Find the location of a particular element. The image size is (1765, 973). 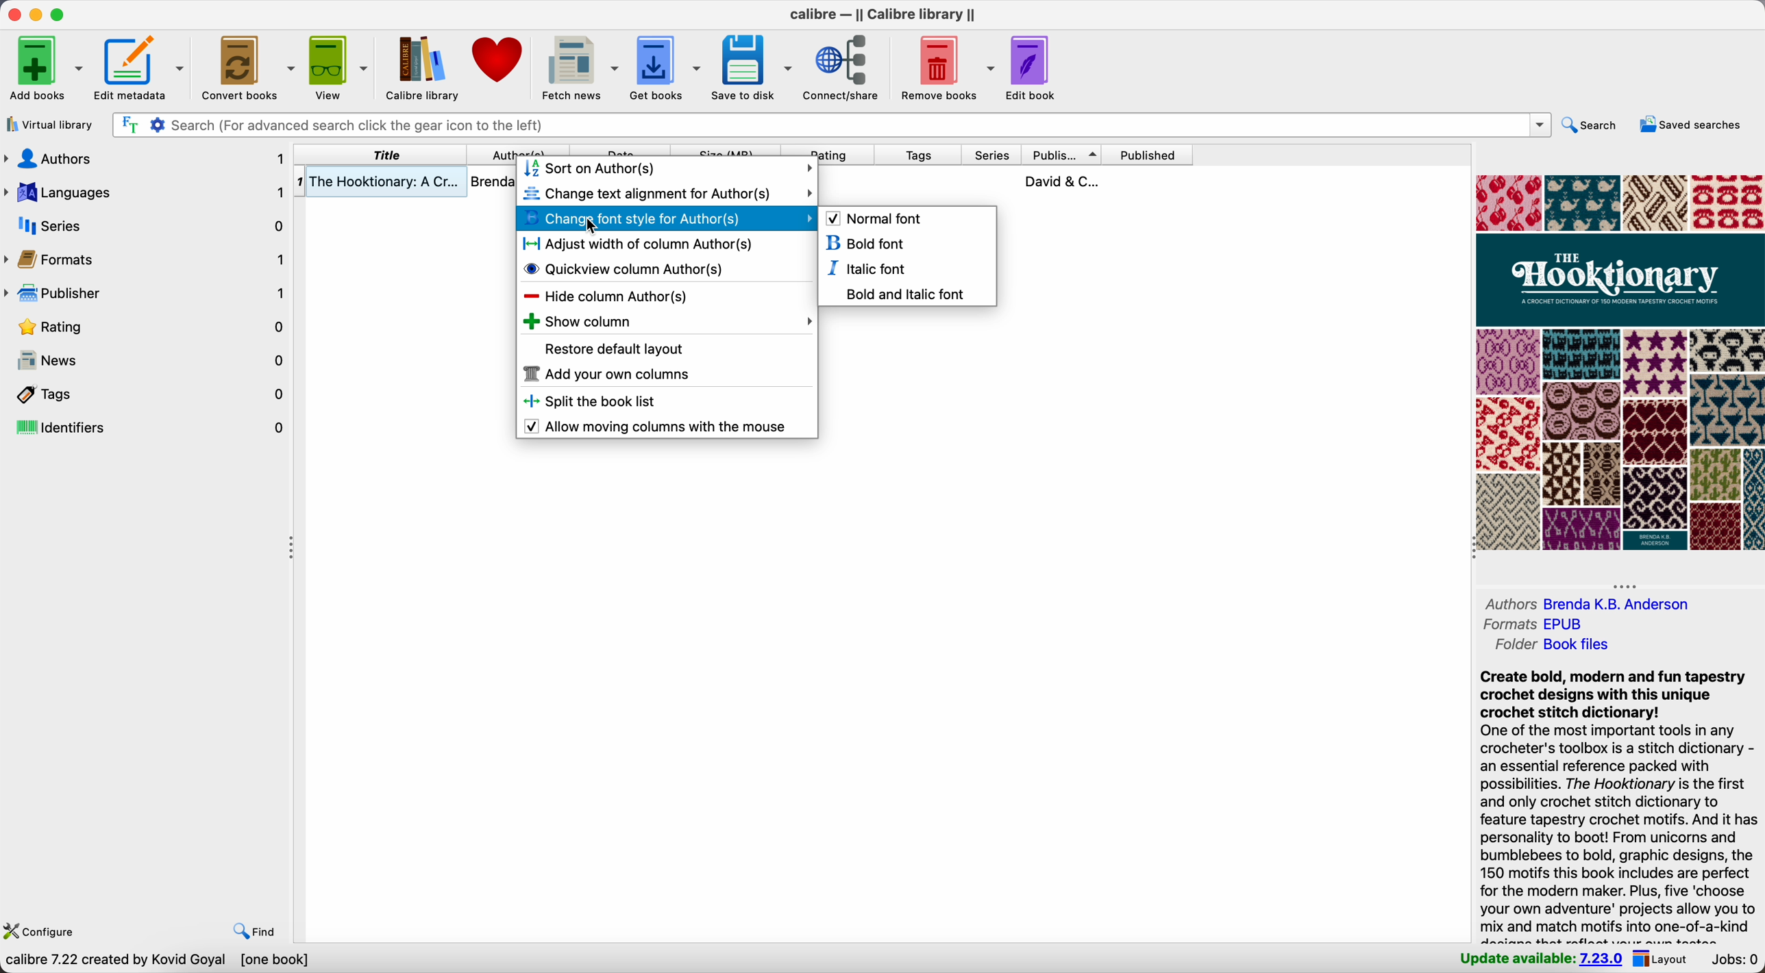

date is located at coordinates (619, 150).